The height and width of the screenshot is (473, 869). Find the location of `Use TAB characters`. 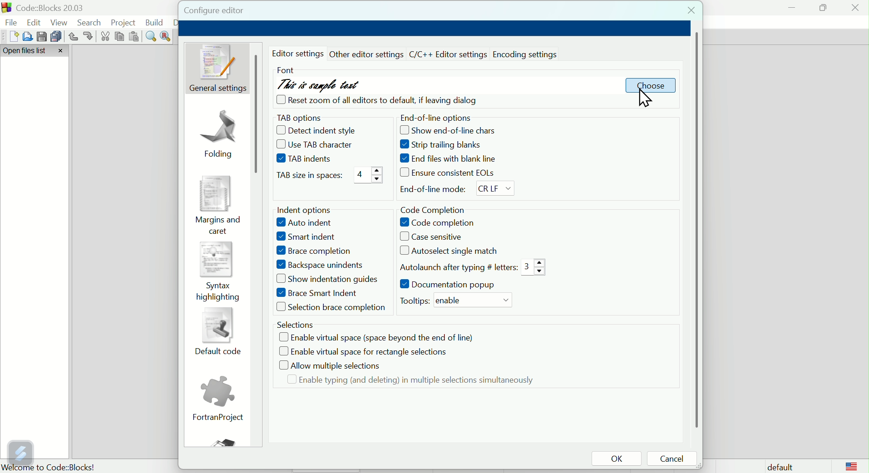

Use TAB characters is located at coordinates (320, 143).